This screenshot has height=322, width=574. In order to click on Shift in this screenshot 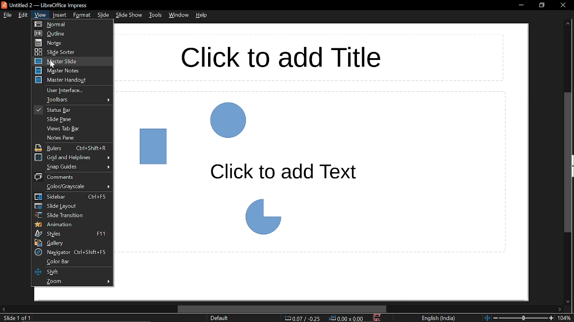, I will do `click(70, 272)`.